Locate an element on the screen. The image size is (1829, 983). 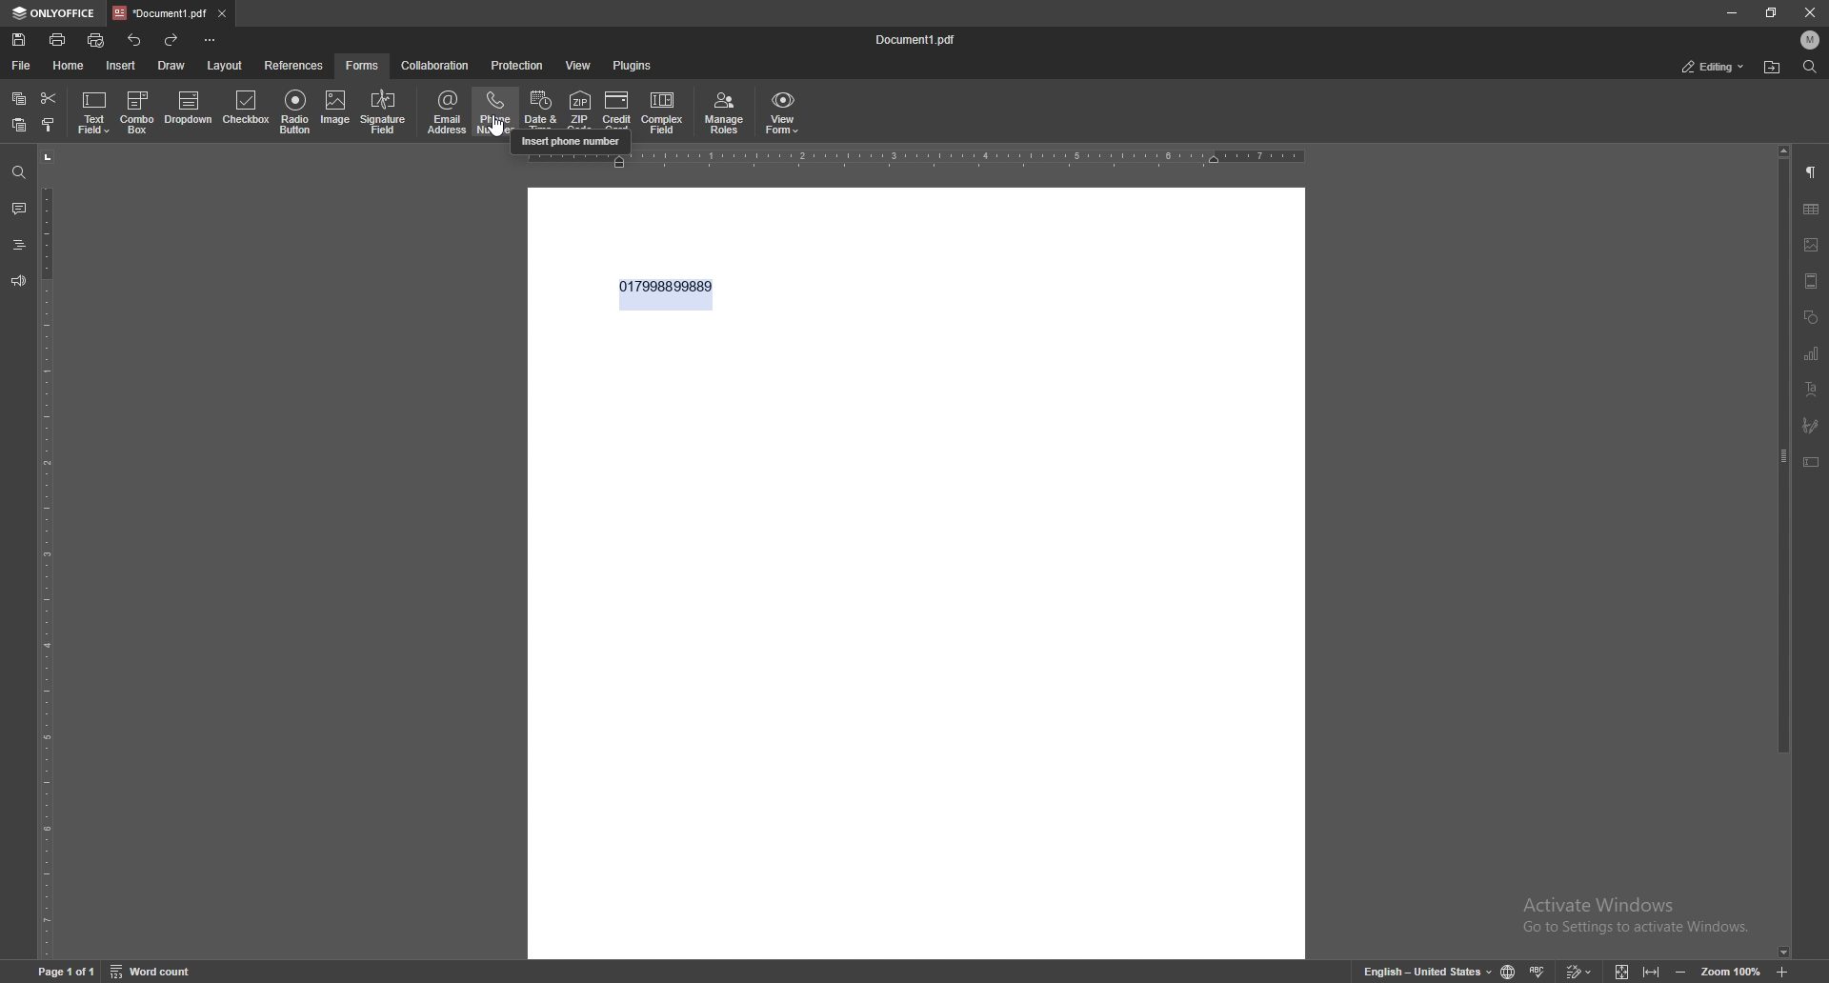
zoom 100% is located at coordinates (1730, 973).